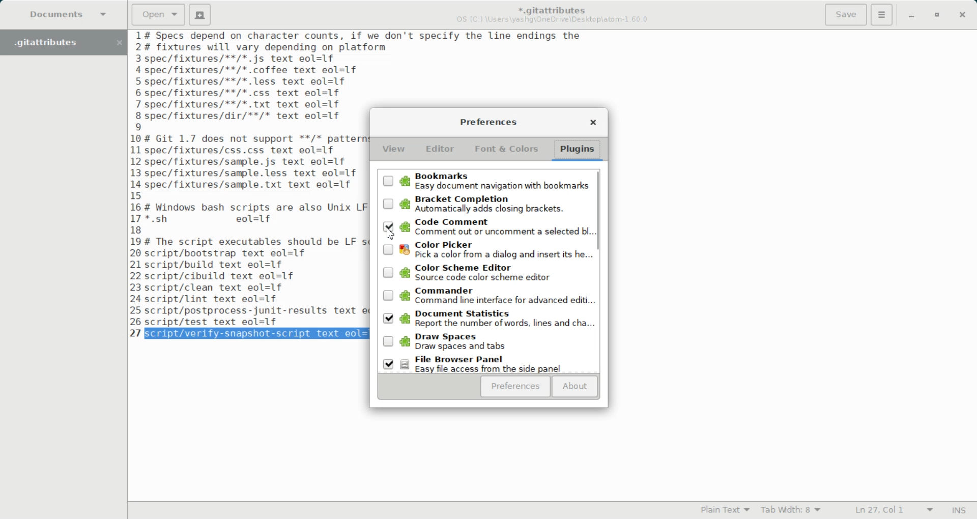 The image size is (977, 519). What do you see at coordinates (959, 510) in the screenshot?
I see `INS` at bounding box center [959, 510].